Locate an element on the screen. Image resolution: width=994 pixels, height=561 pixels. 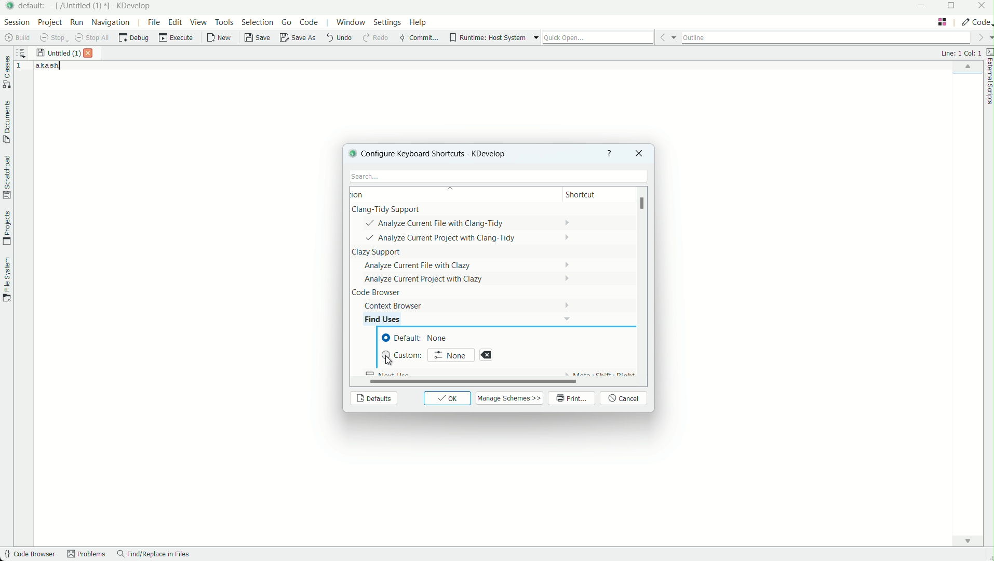
Custom Shortcut is located at coordinates (402, 355).